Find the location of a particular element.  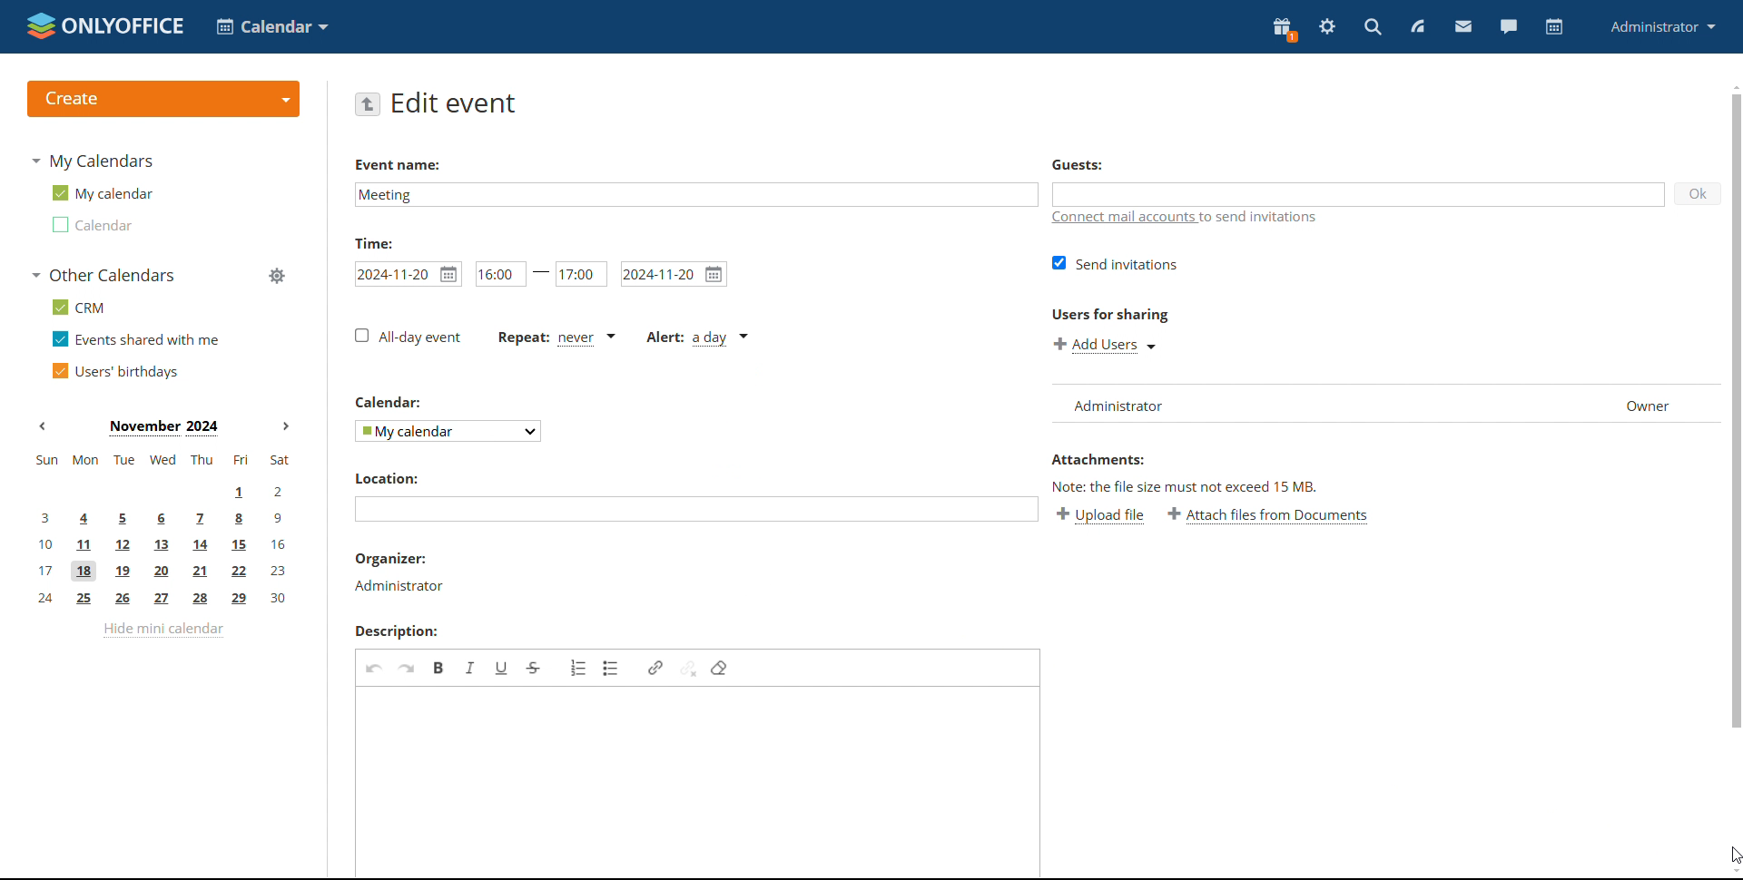

hide mini calendar is located at coordinates (163, 630).